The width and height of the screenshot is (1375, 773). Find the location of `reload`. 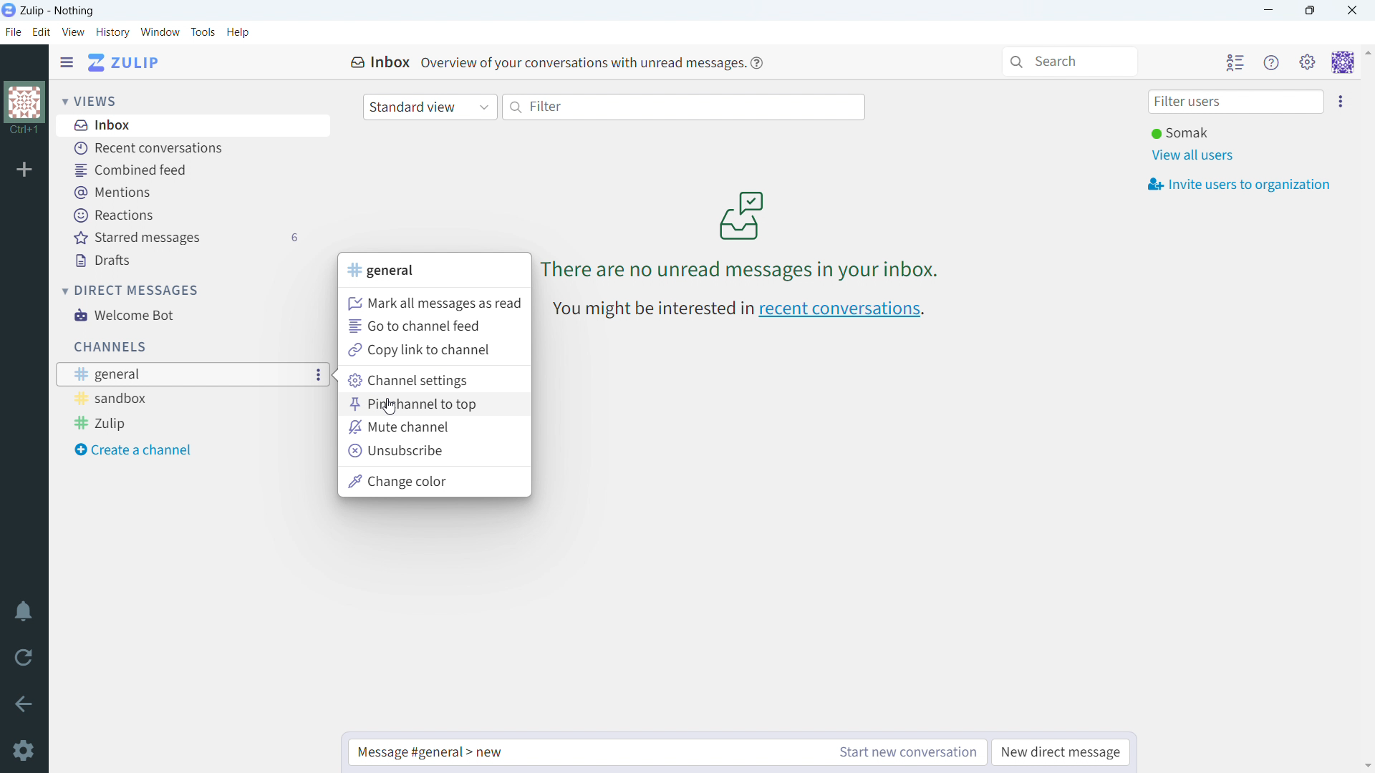

reload is located at coordinates (24, 656).